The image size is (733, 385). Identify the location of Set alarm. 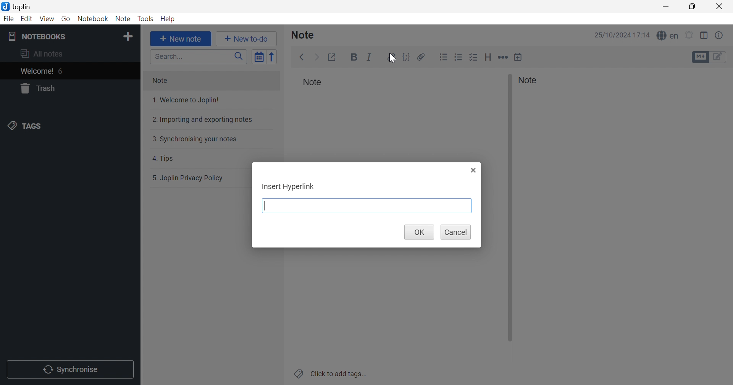
(690, 34).